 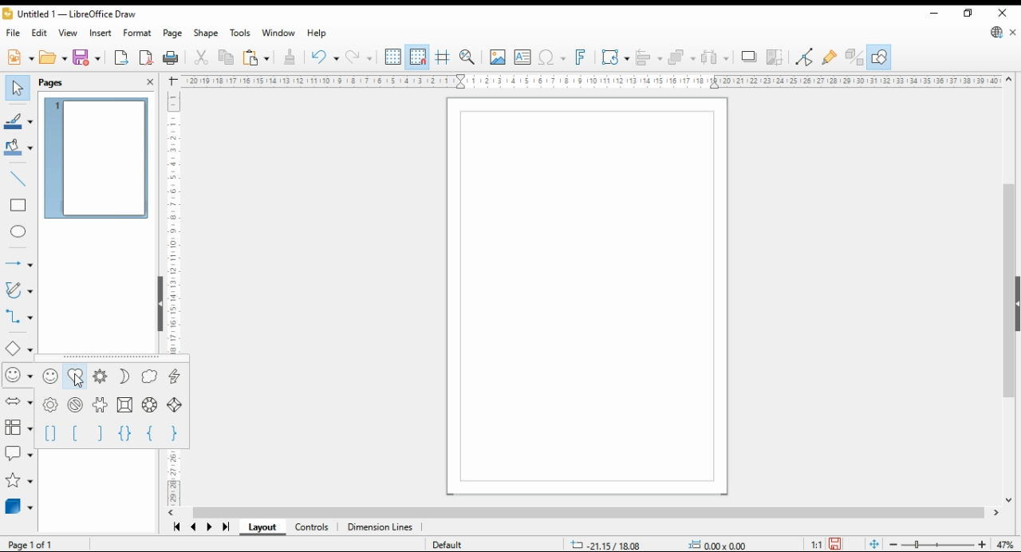 I want to click on first page, so click(x=177, y=527).